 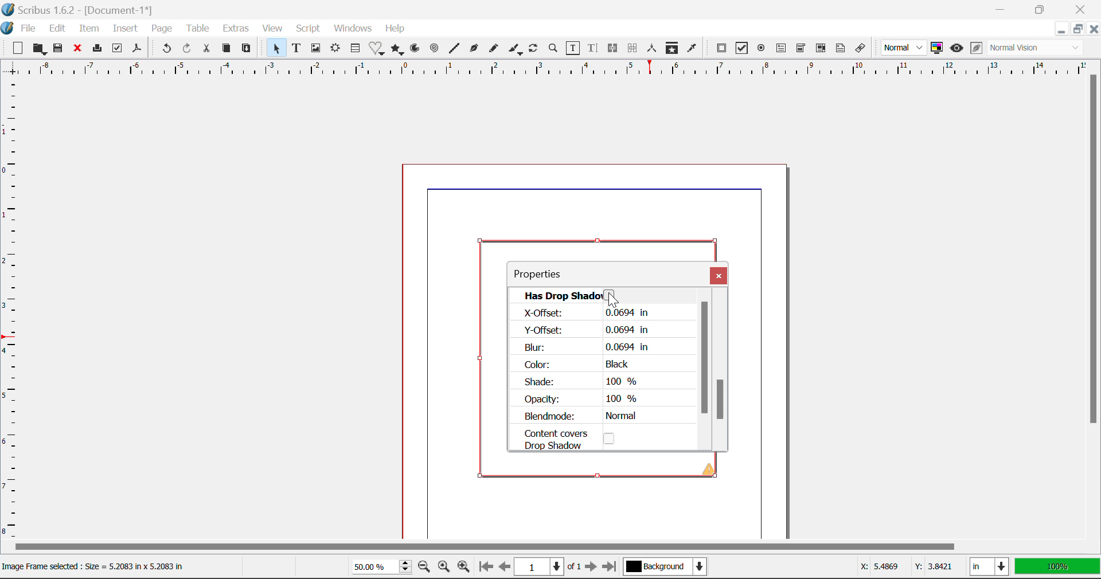 What do you see at coordinates (1094, 29) in the screenshot?
I see `Close` at bounding box center [1094, 29].